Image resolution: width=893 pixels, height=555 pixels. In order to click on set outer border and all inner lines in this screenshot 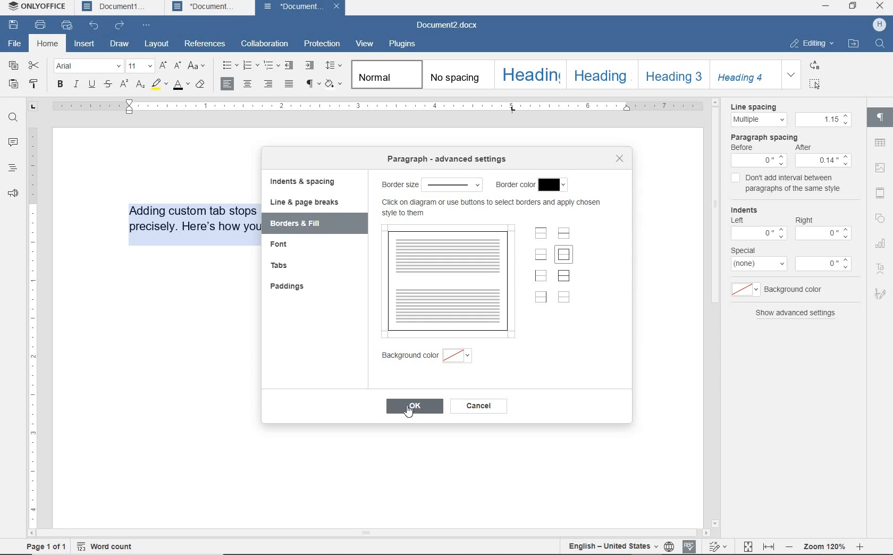, I will do `click(565, 276)`.